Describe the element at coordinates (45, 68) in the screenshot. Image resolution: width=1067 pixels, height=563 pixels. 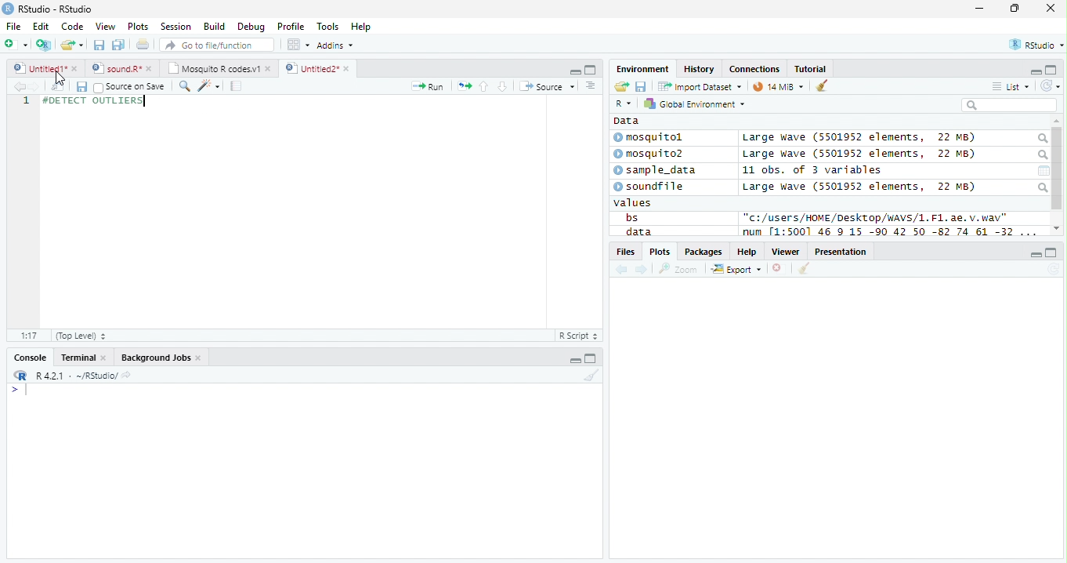
I see `Untitied1*` at that location.